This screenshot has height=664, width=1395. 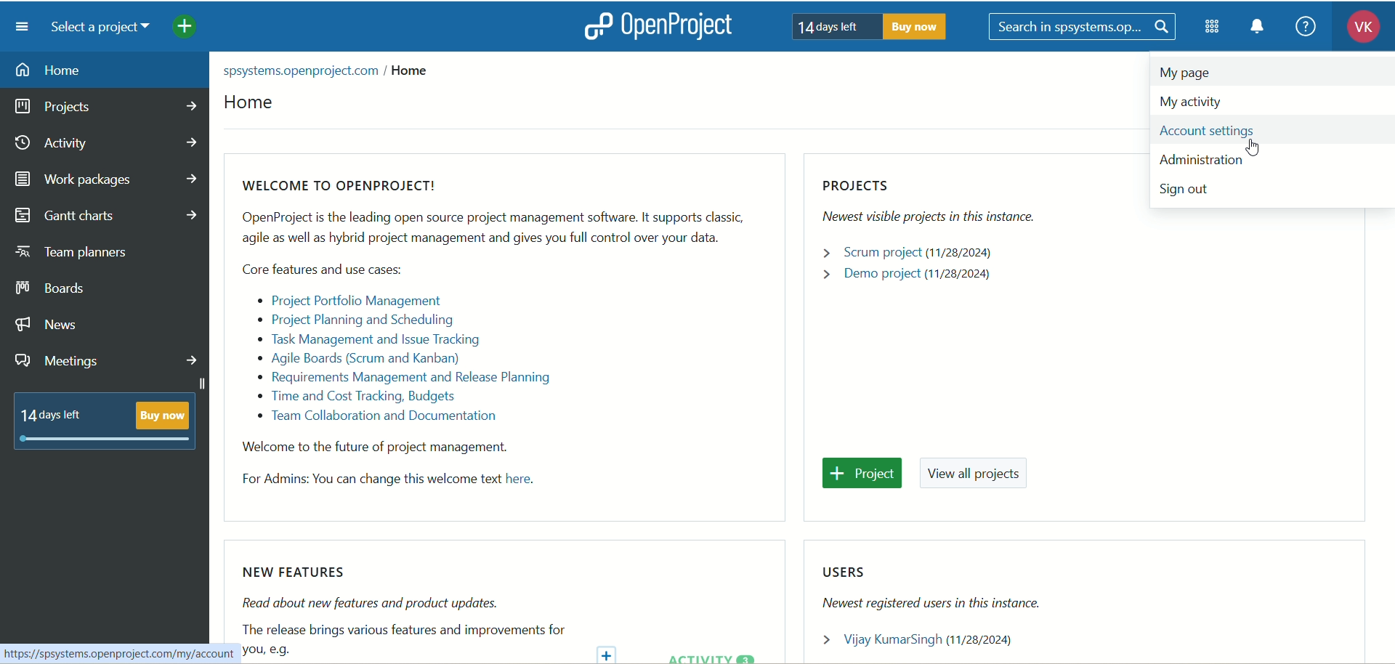 What do you see at coordinates (1202, 157) in the screenshot?
I see `administration` at bounding box center [1202, 157].